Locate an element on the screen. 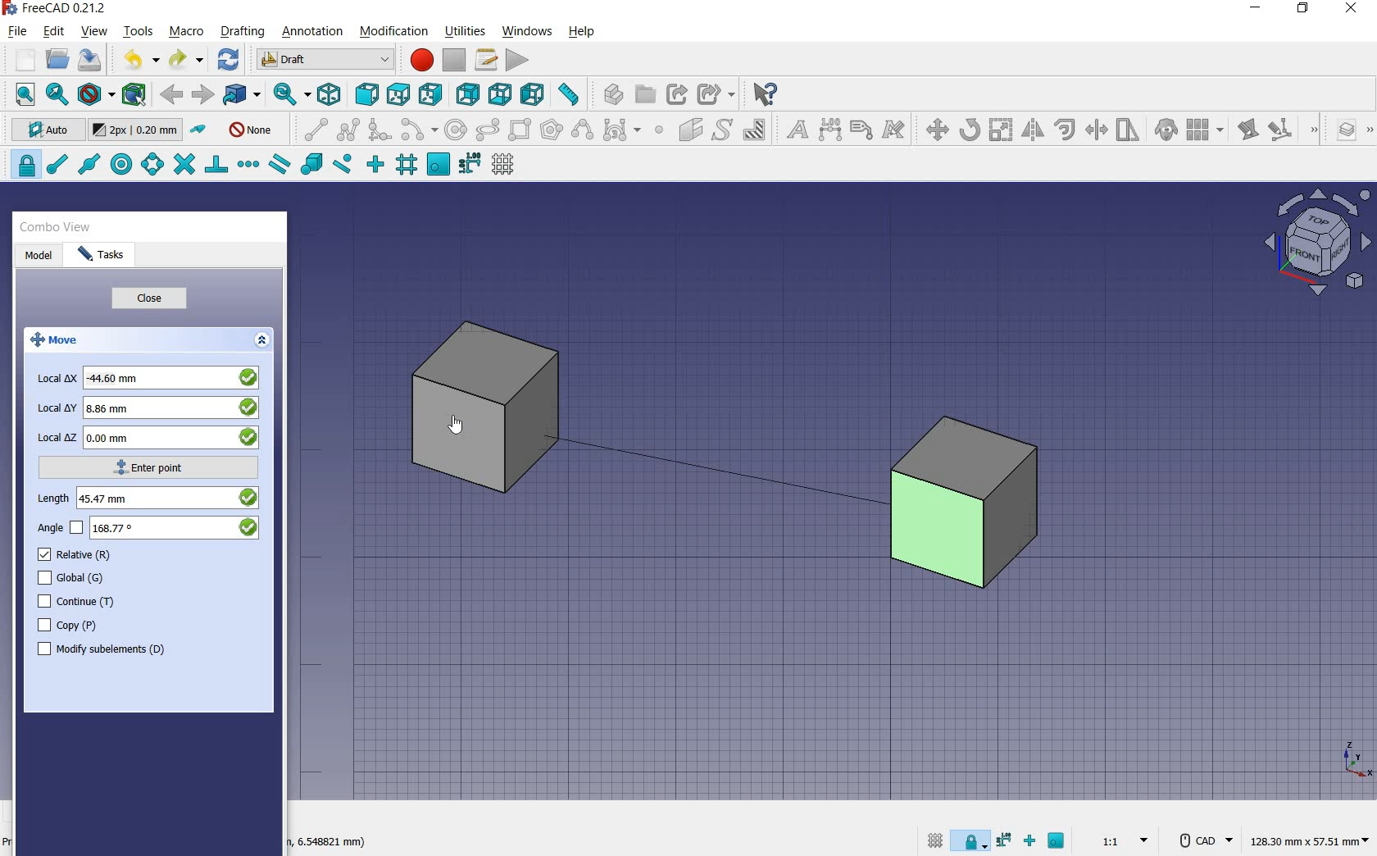 This screenshot has width=1377, height=856. snap working plane is located at coordinates (1057, 841).